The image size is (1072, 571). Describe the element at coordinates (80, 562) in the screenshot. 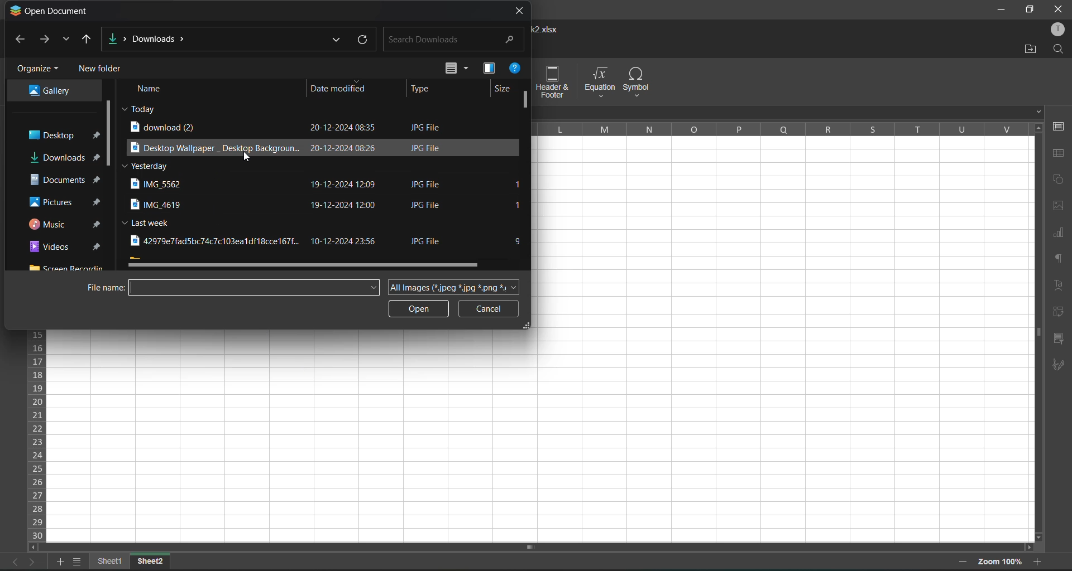

I see `sheet list` at that location.